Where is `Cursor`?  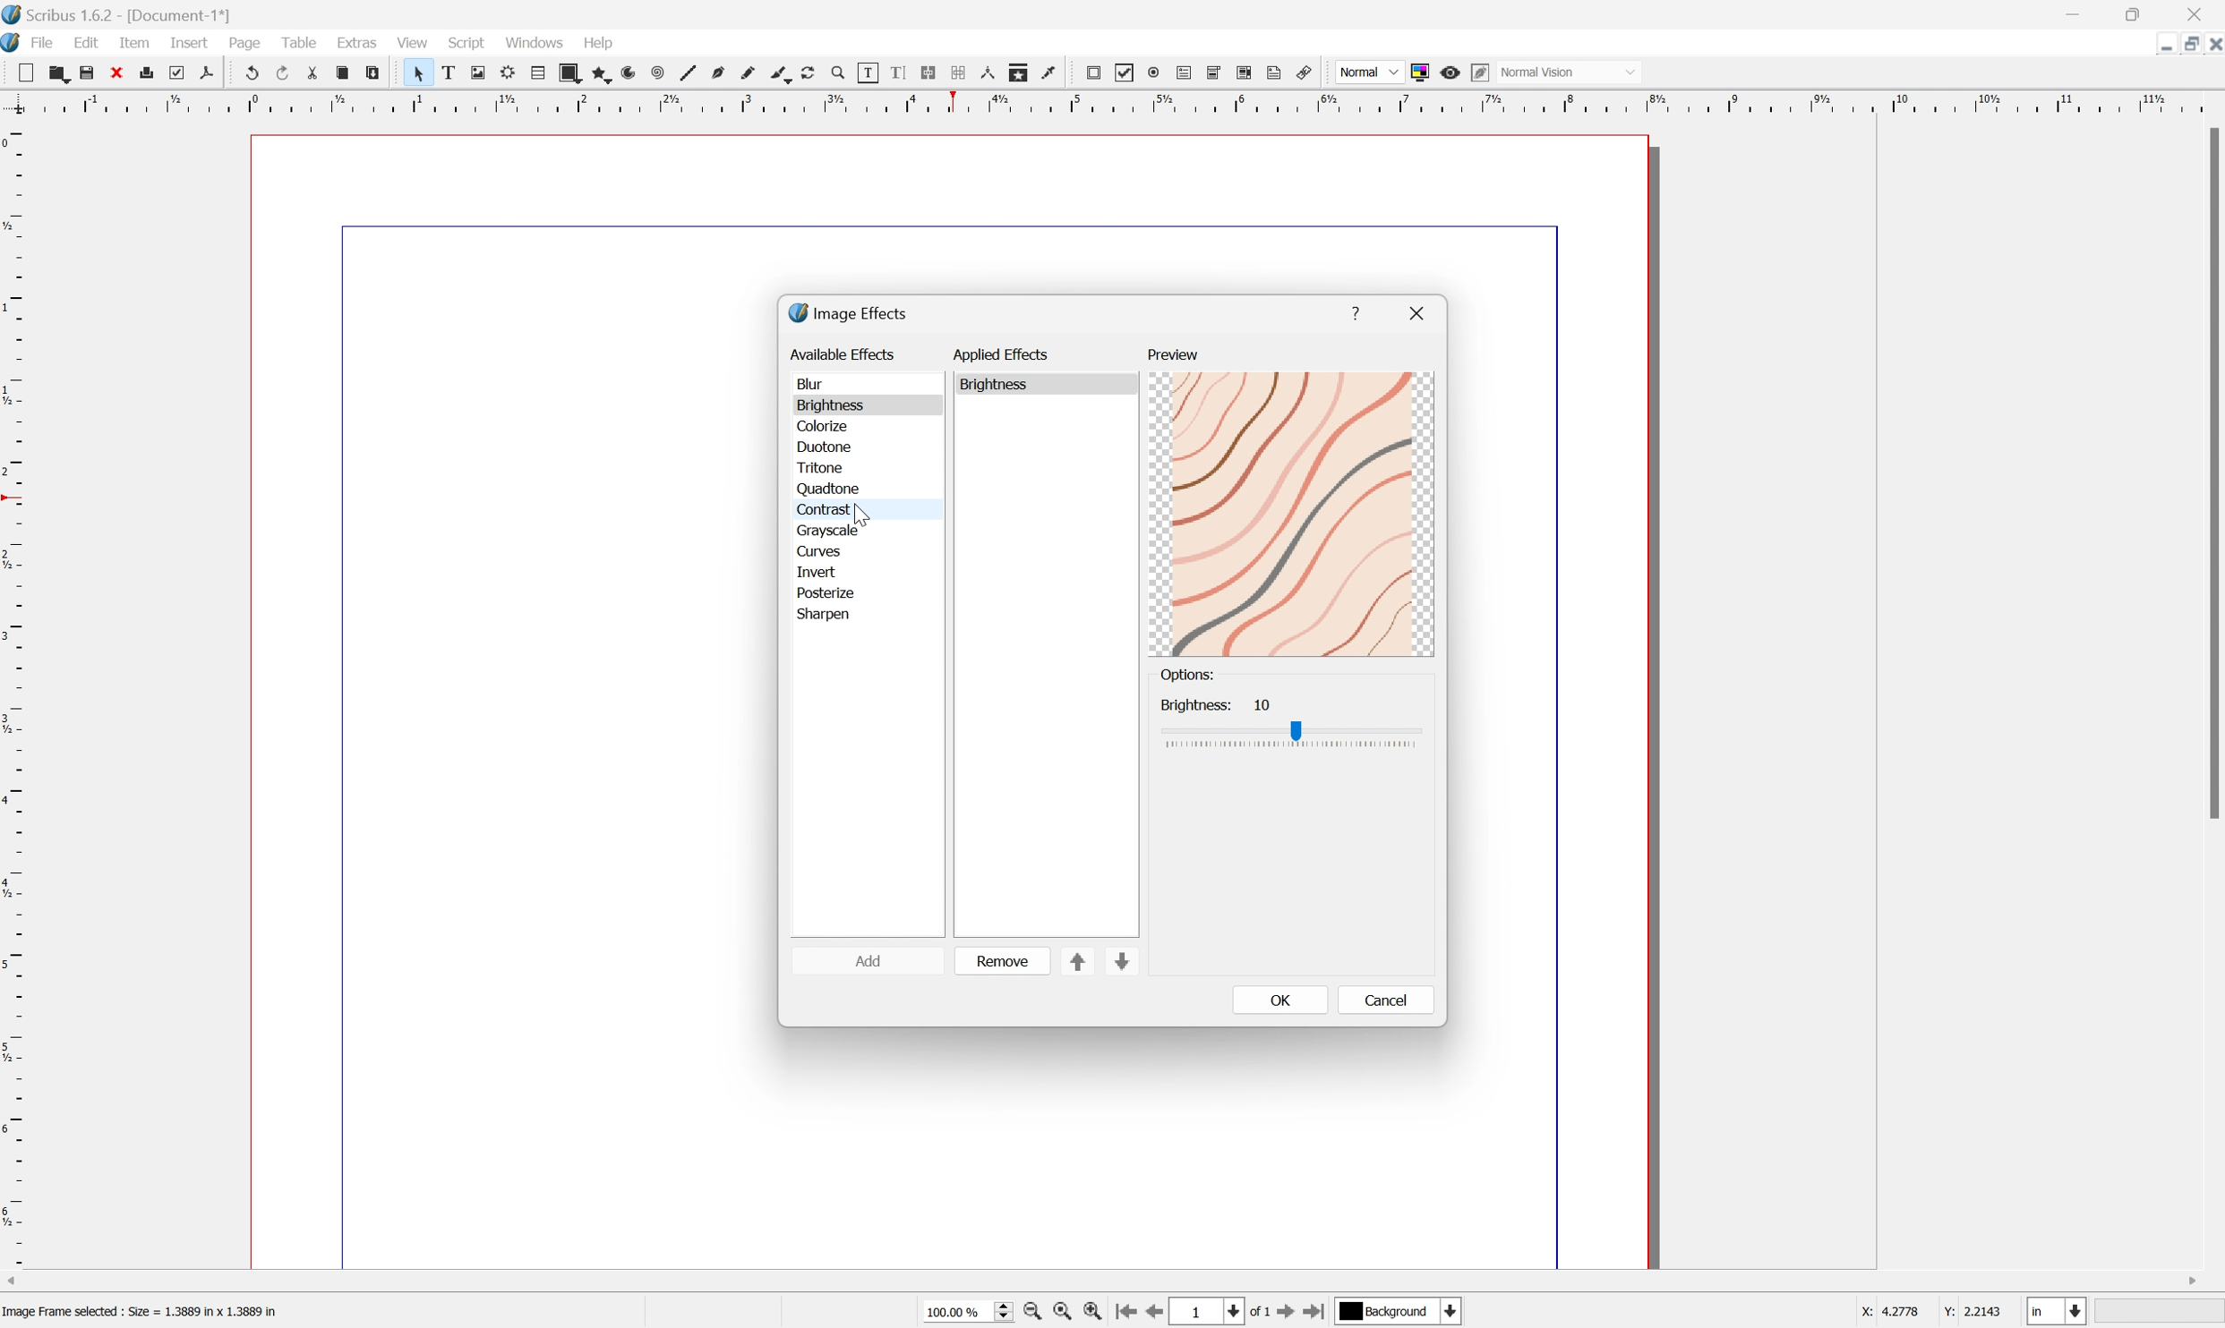 Cursor is located at coordinates (861, 513).